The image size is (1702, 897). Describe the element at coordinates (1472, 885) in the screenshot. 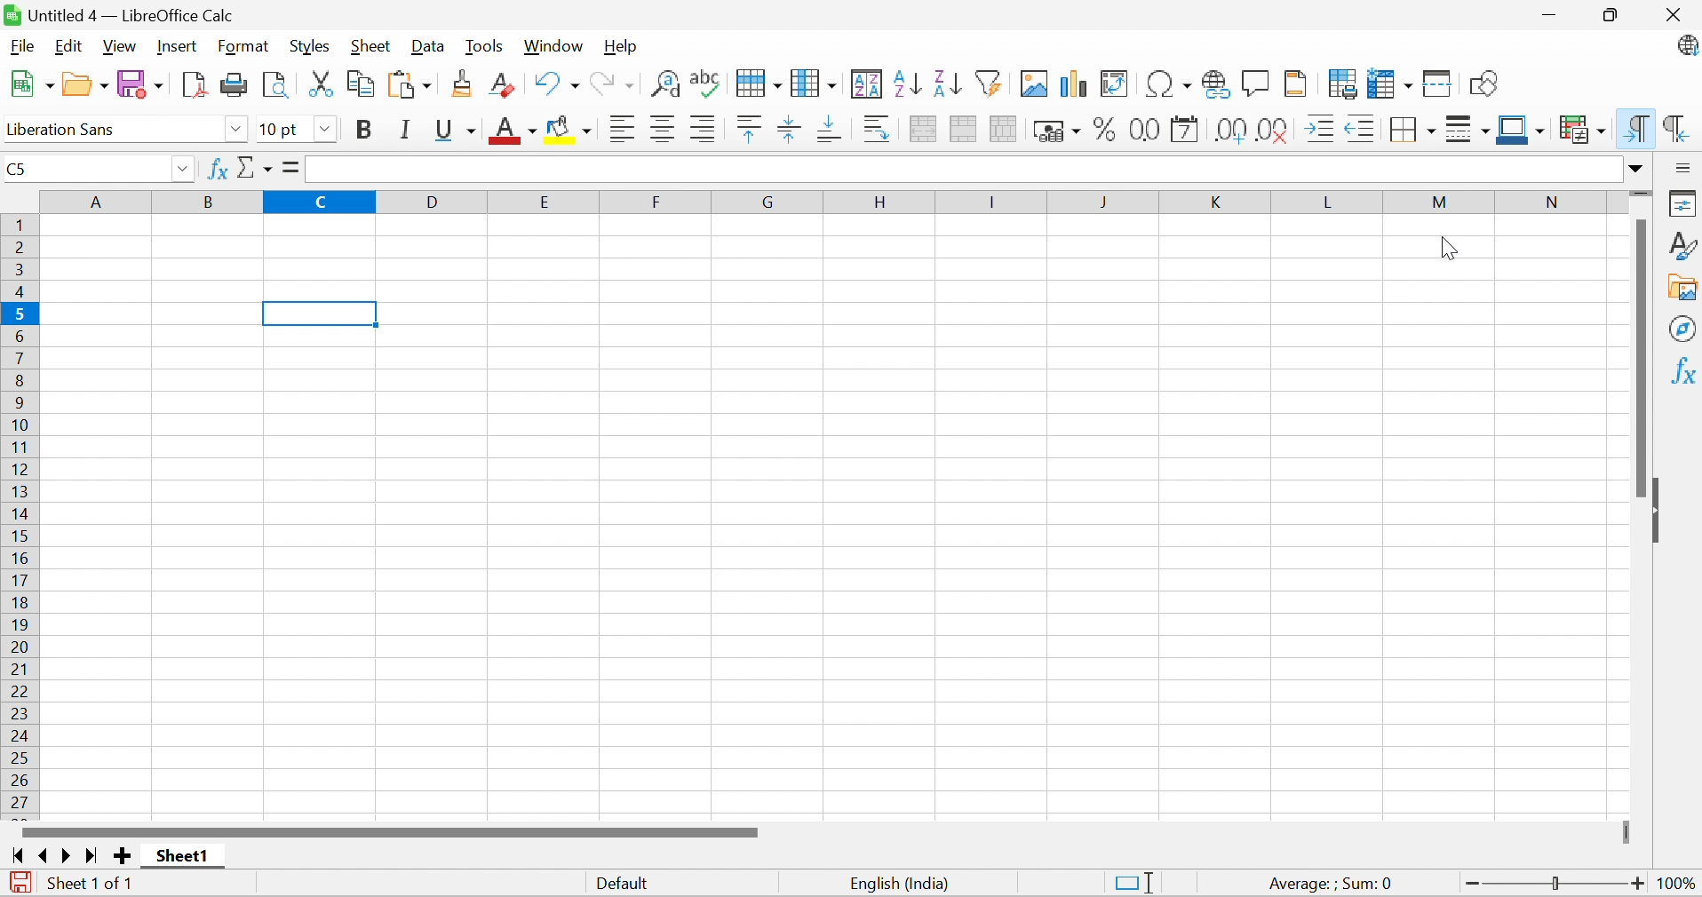

I see `Zoom out` at that location.